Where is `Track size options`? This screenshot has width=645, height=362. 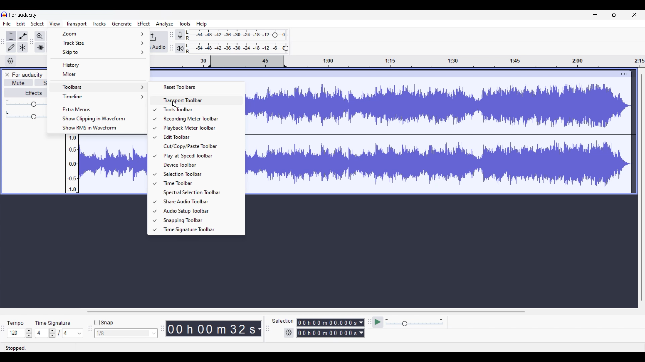 Track size options is located at coordinates (99, 42).